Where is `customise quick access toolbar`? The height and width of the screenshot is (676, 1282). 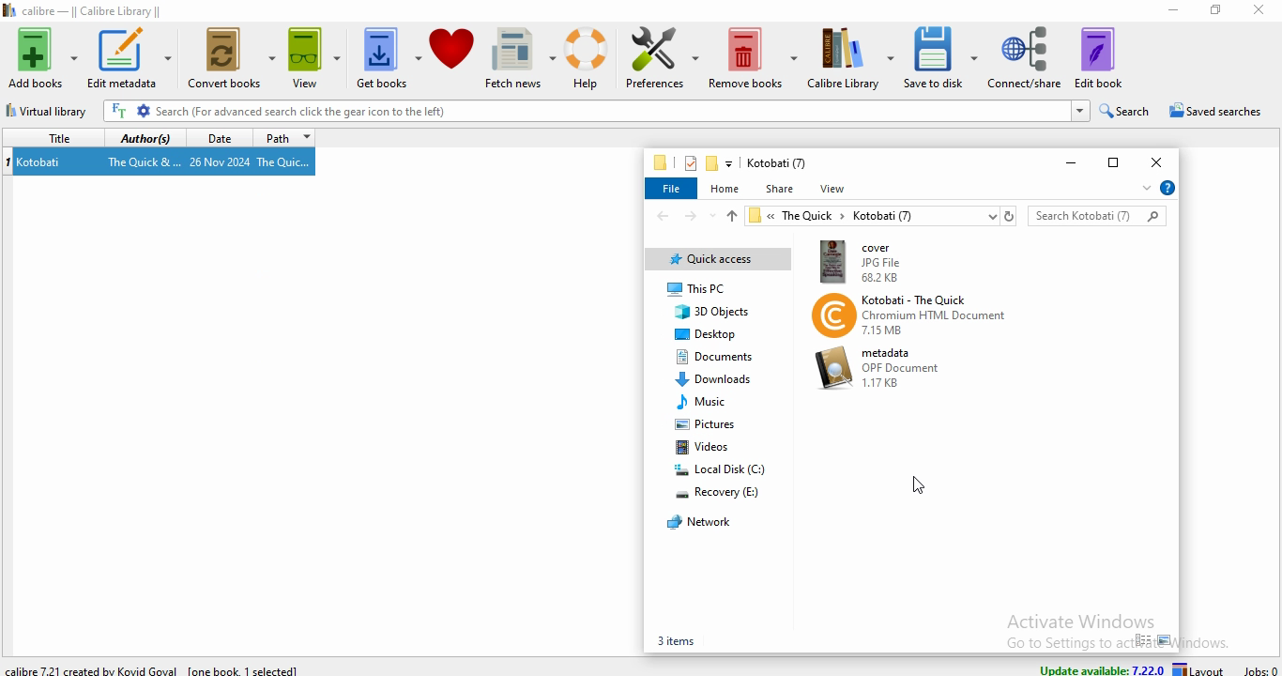
customise quick access toolbar is located at coordinates (730, 163).